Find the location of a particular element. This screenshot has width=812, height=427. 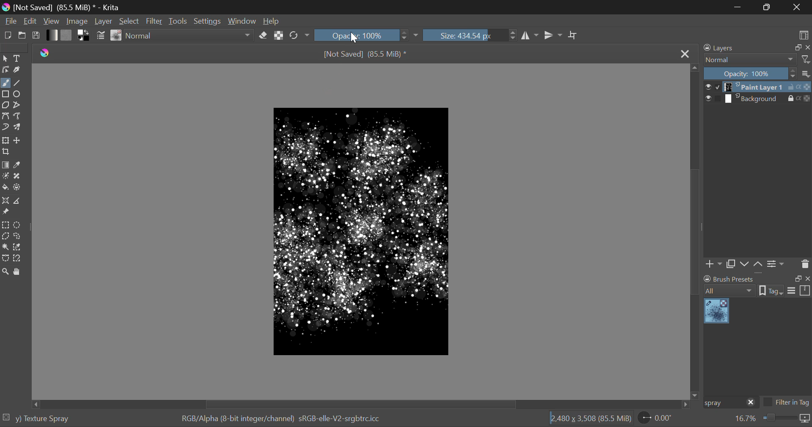

Eraser is located at coordinates (263, 36).